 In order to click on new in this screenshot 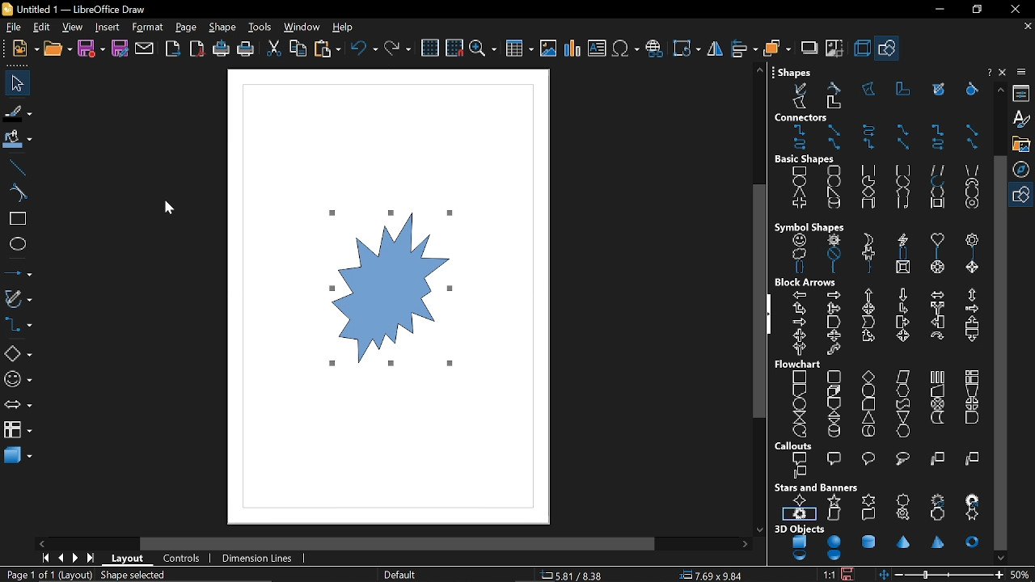, I will do `click(25, 49)`.